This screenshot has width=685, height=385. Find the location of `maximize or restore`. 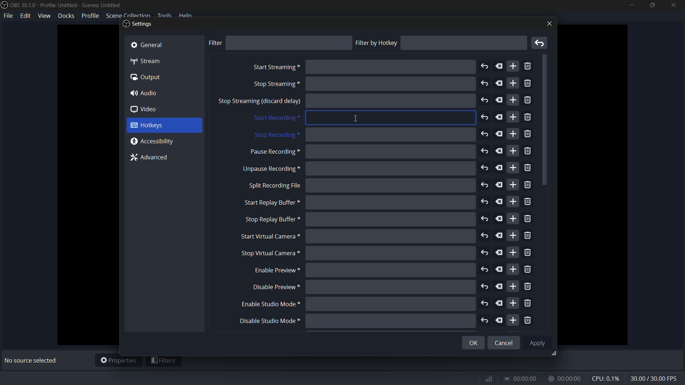

maximize or restore is located at coordinates (651, 5).